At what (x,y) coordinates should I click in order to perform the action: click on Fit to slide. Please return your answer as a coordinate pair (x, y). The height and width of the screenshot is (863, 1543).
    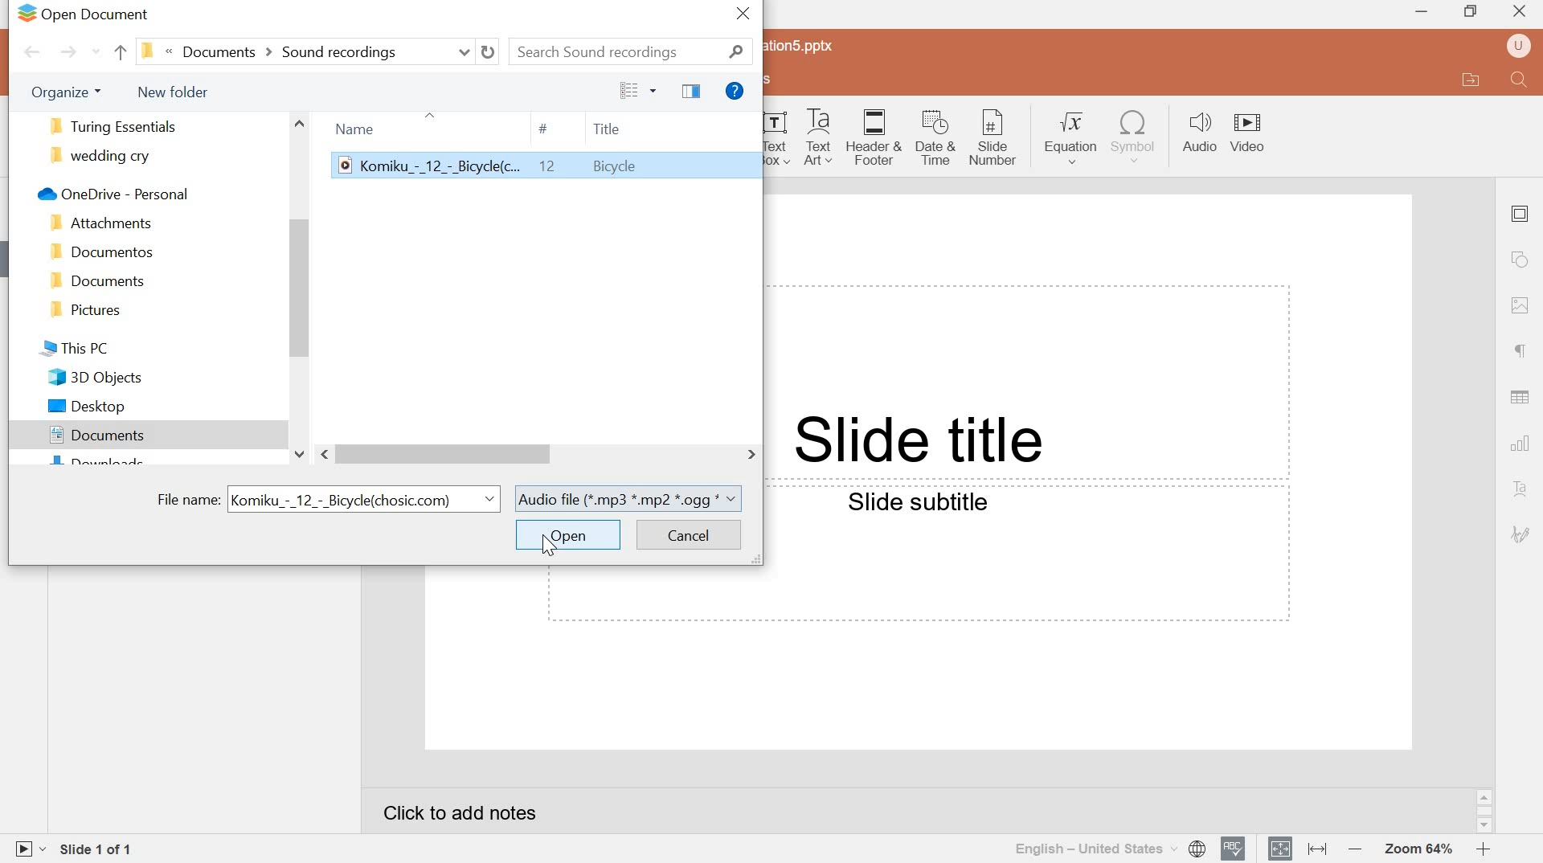
    Looking at the image, I should click on (1281, 847).